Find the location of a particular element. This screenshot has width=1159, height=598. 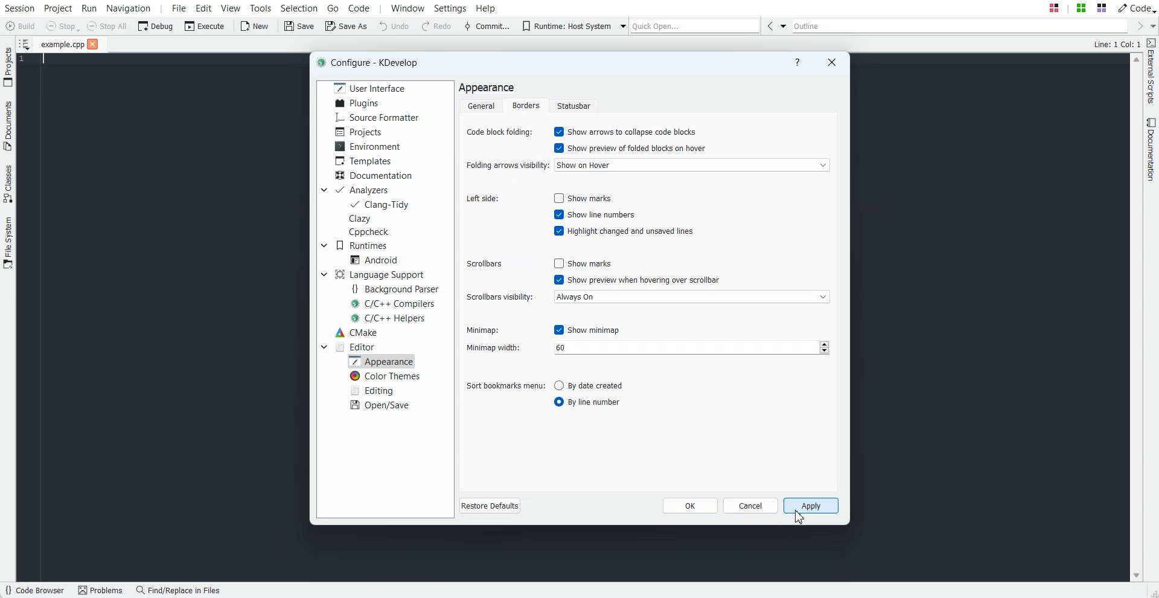

Open/Save is located at coordinates (381, 405).